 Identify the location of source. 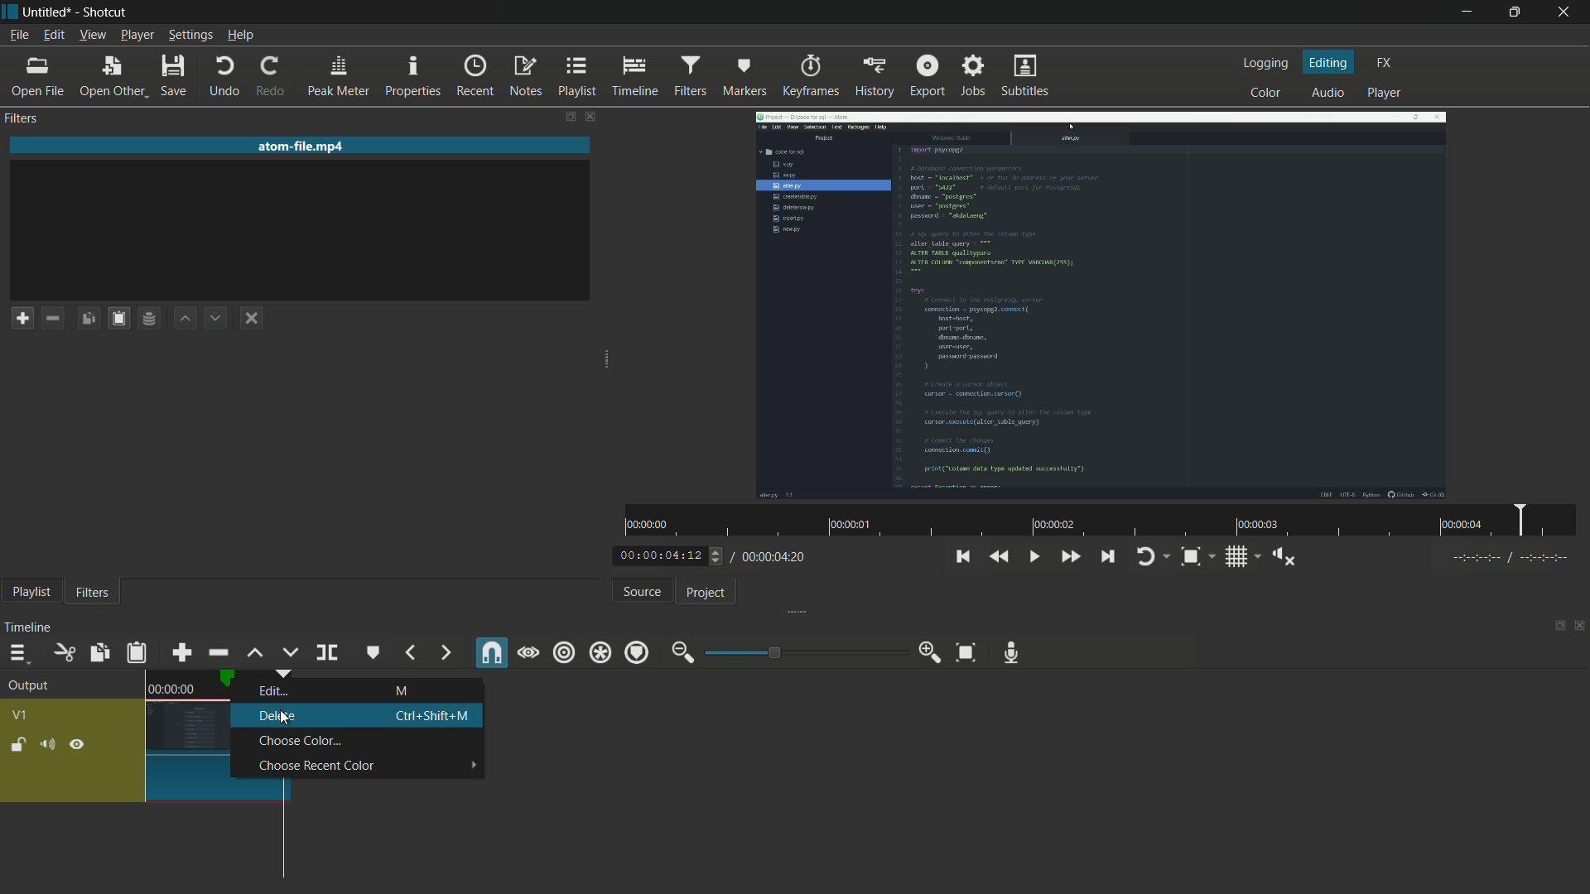
(640, 592).